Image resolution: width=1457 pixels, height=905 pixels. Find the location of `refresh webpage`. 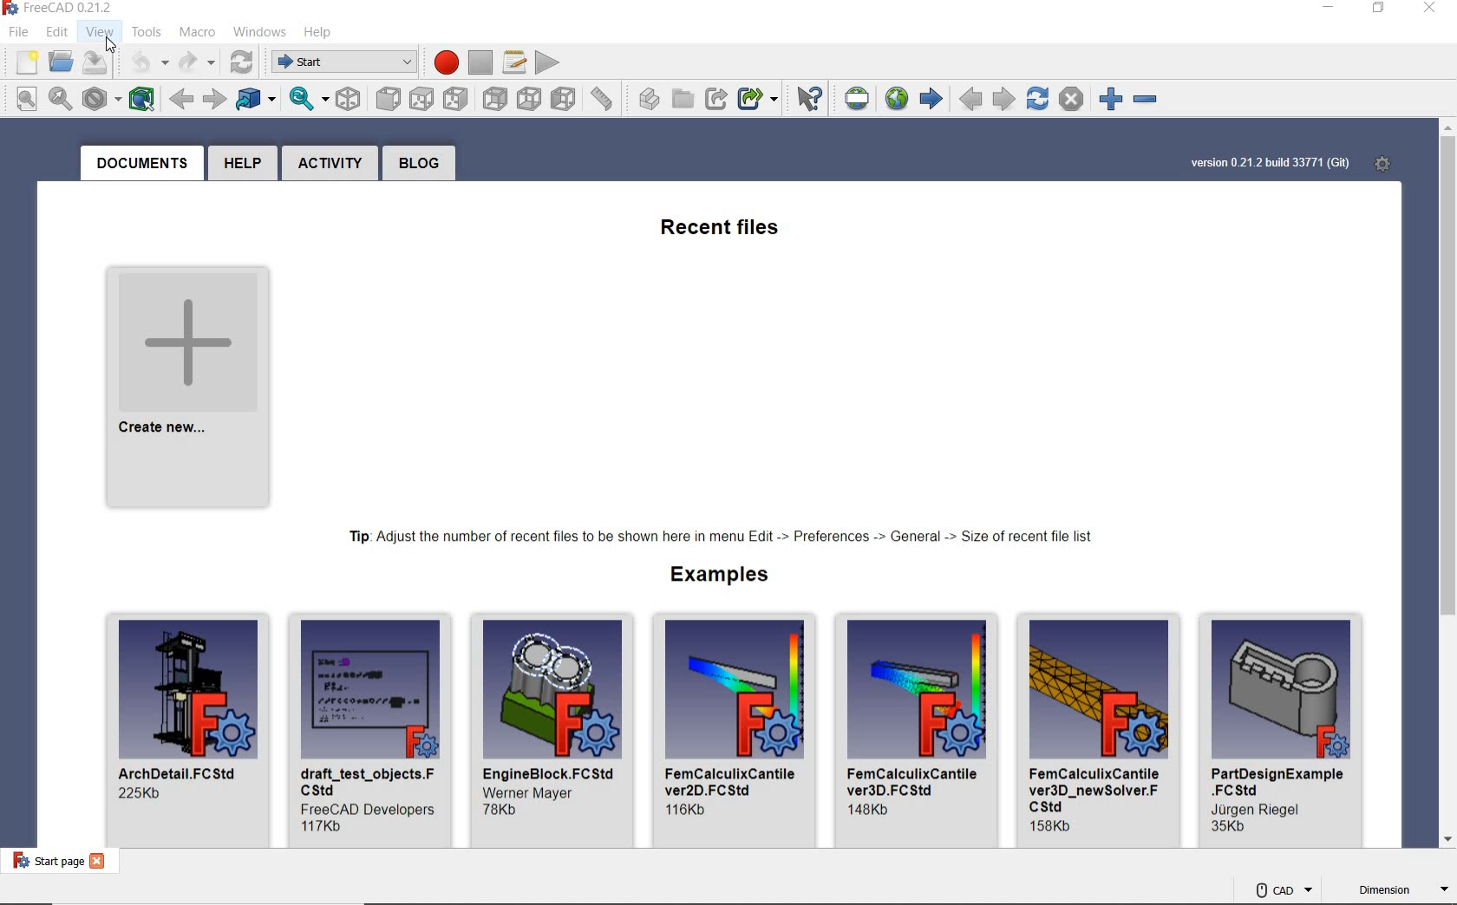

refresh webpage is located at coordinates (1036, 98).